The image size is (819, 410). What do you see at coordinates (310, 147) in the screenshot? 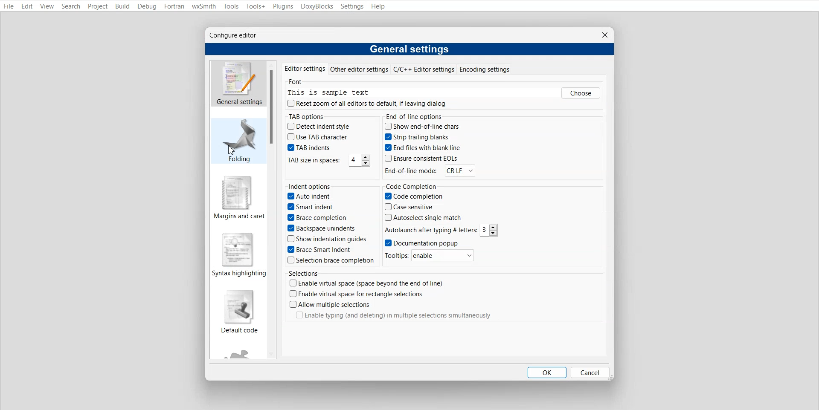
I see `TAB indents` at bounding box center [310, 147].